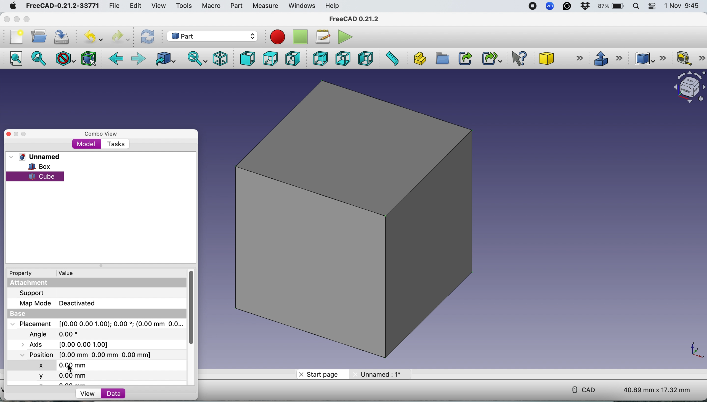 Image resolution: width=707 pixels, height=402 pixels. I want to click on Maximise, so click(25, 134).